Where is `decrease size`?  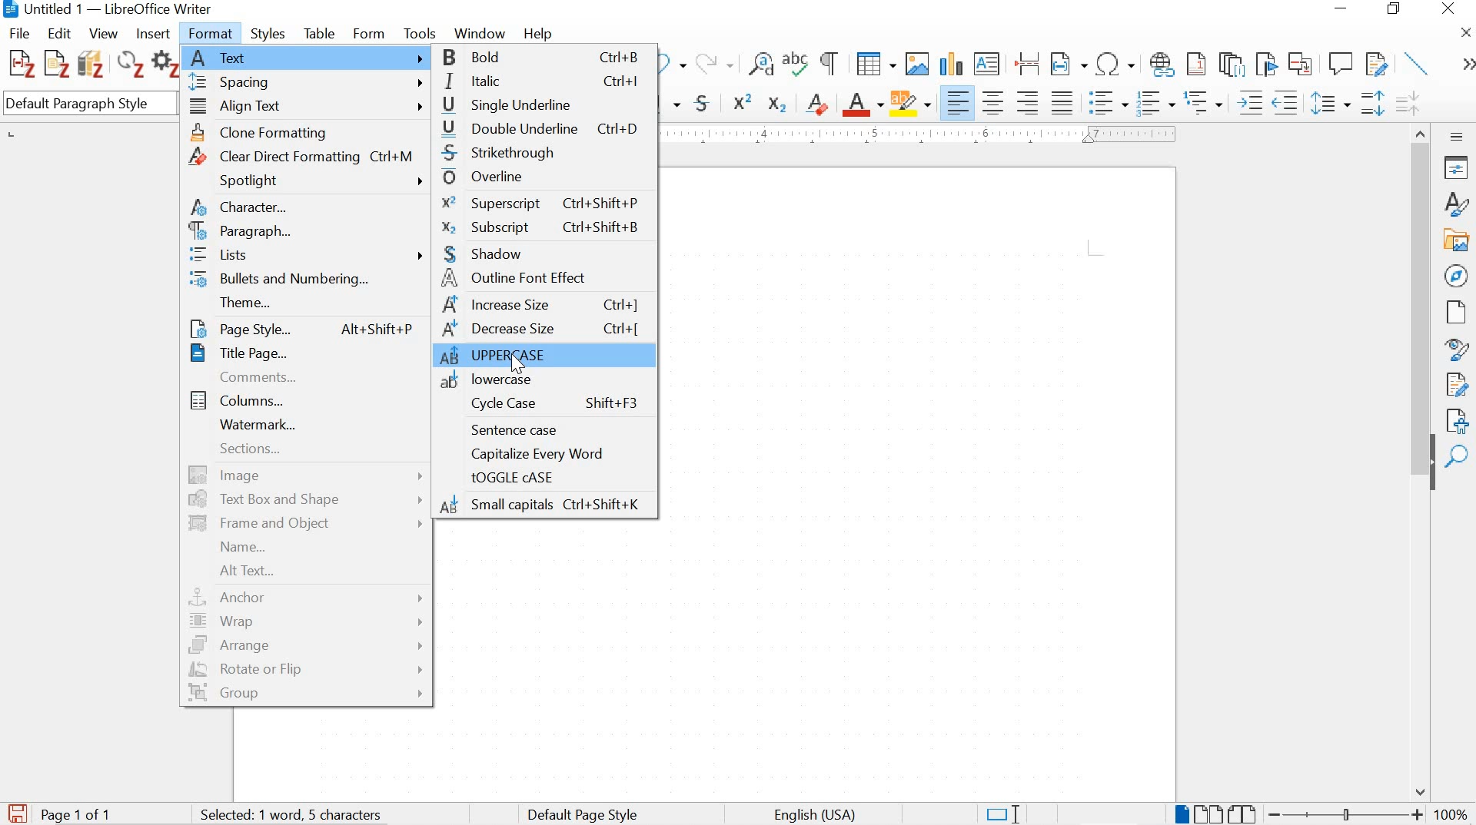
decrease size is located at coordinates (543, 331).